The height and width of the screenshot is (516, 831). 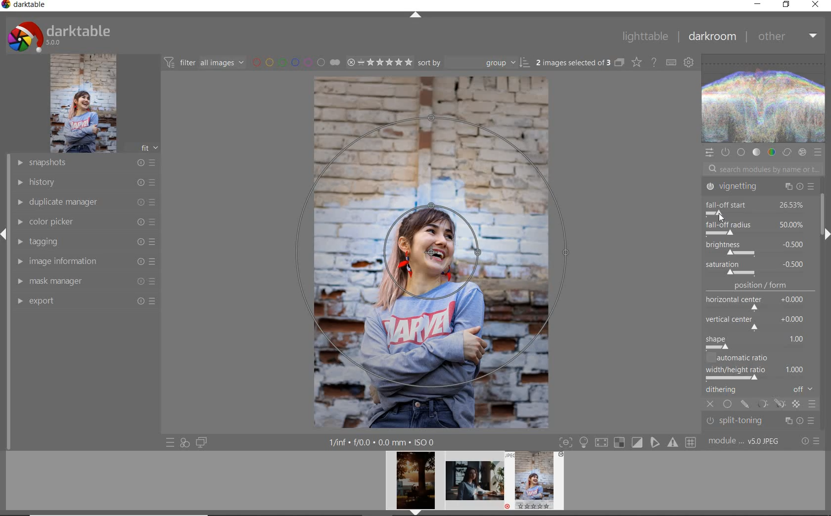 What do you see at coordinates (645, 36) in the screenshot?
I see `LIGHTTABLE` at bounding box center [645, 36].